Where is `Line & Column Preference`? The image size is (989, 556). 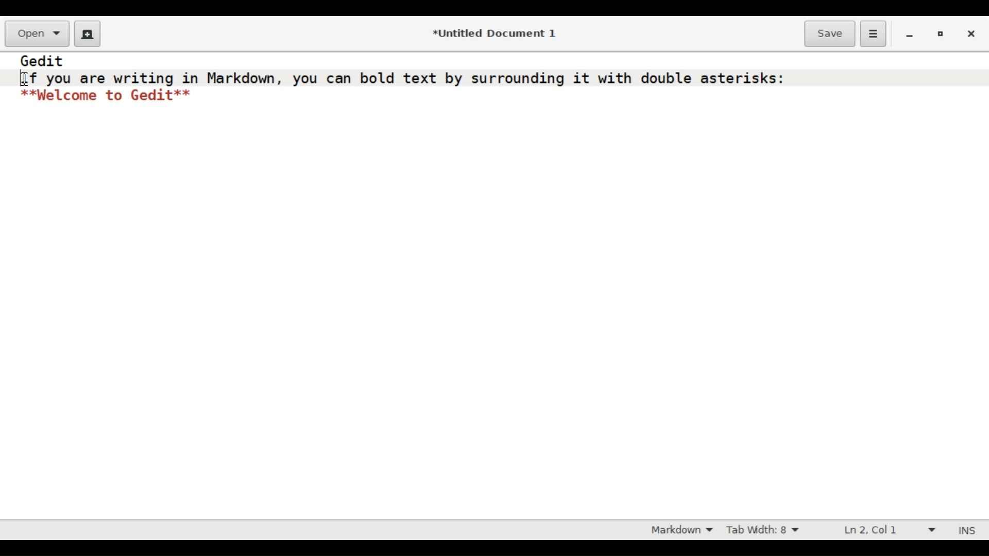
Line & Column Preference is located at coordinates (886, 530).